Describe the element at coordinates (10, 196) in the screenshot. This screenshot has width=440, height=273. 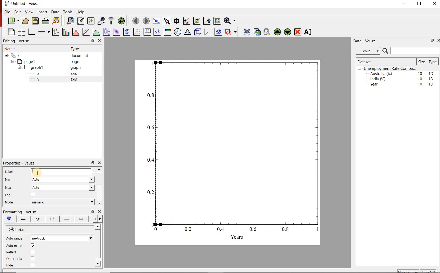
I see `Log` at that location.